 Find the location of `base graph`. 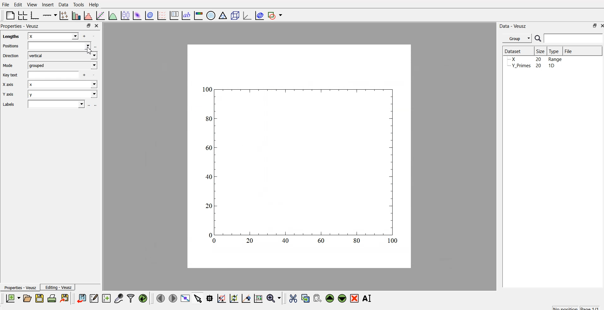

base graph is located at coordinates (34, 15).